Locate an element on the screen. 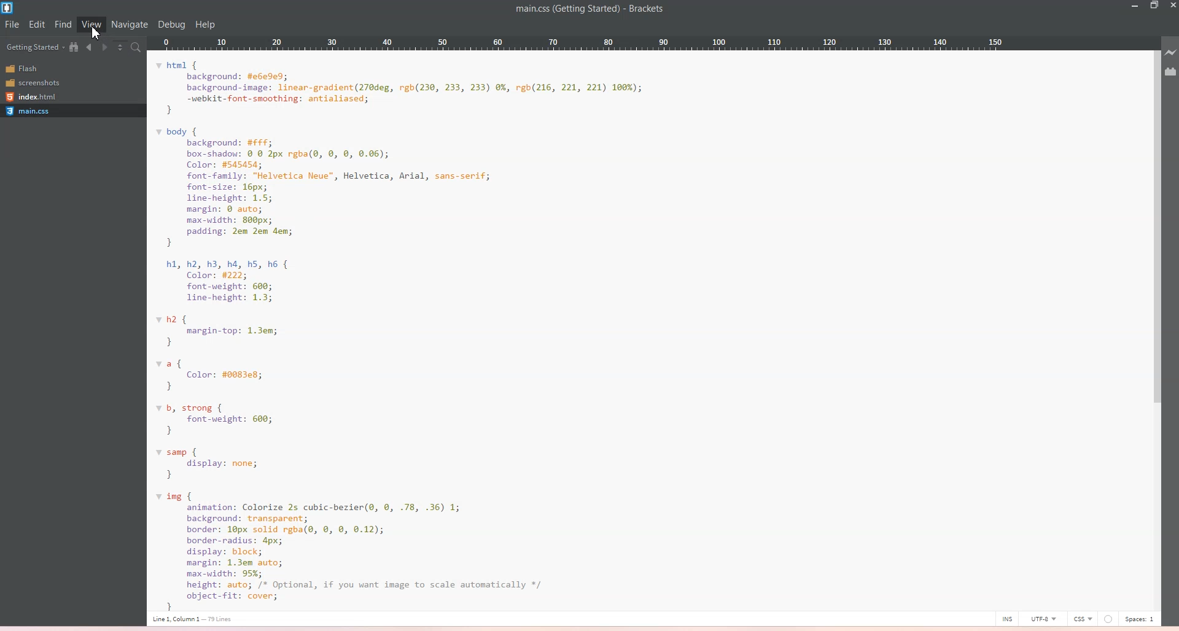 The image size is (1179, 631). Navigate Backward is located at coordinates (90, 48).